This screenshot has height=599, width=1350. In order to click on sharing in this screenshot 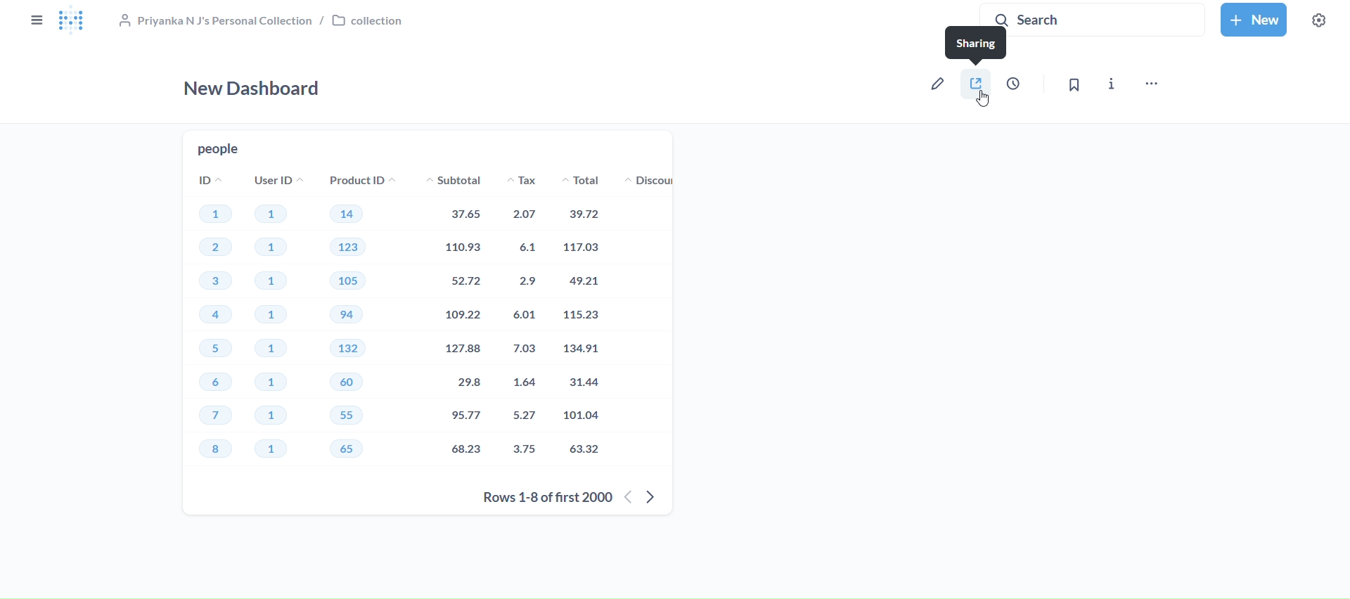, I will do `click(977, 43)`.